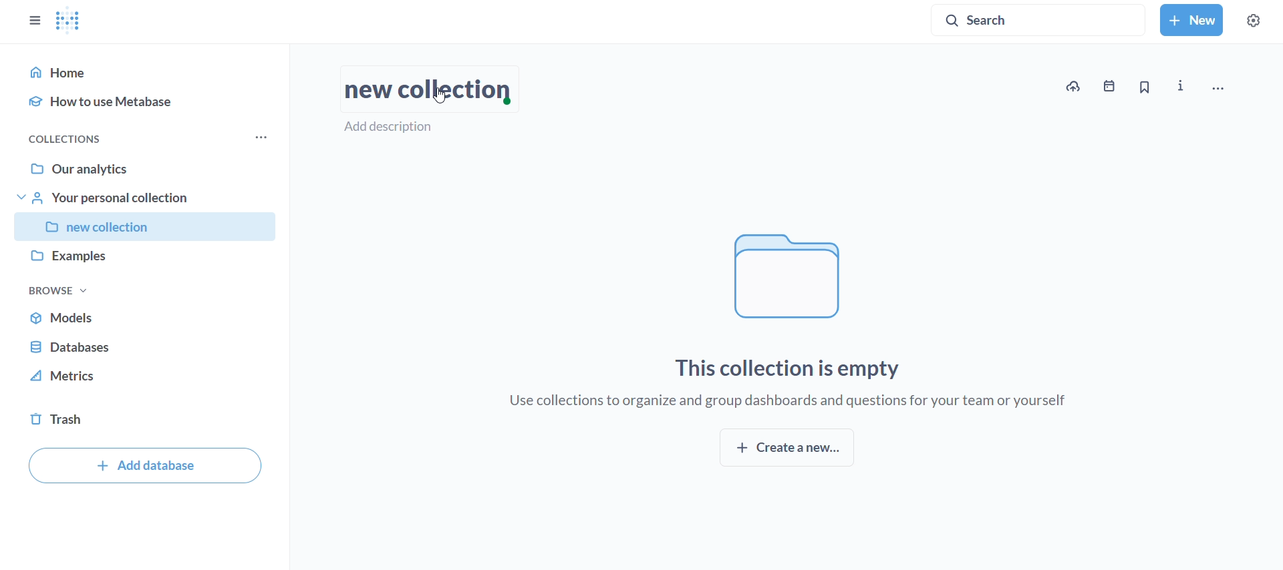 The height and width of the screenshot is (570, 1283). Describe the element at coordinates (1112, 86) in the screenshot. I see `events` at that location.